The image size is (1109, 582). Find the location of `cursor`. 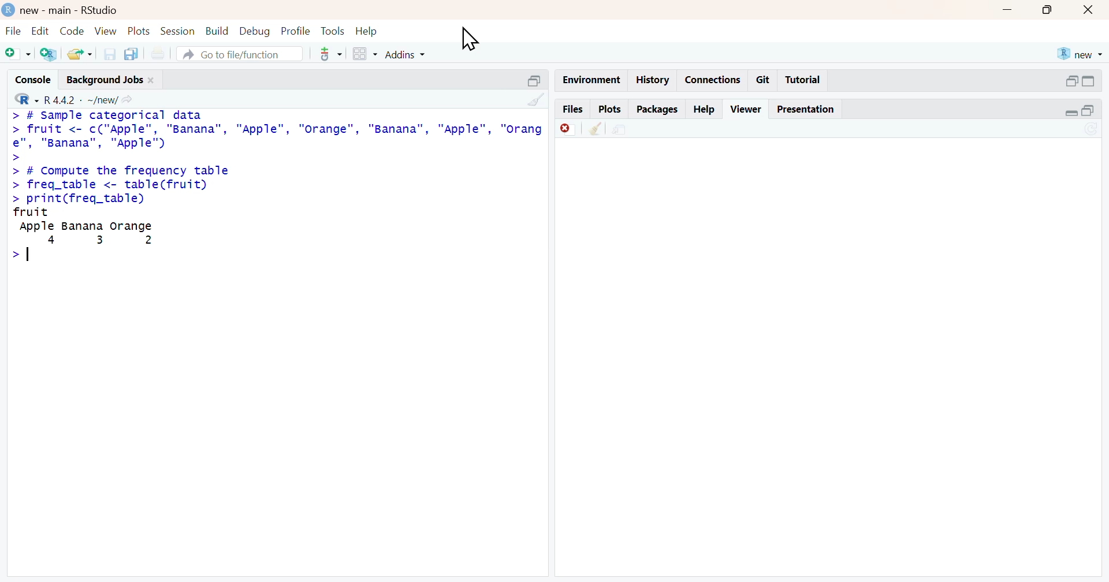

cursor is located at coordinates (470, 39).